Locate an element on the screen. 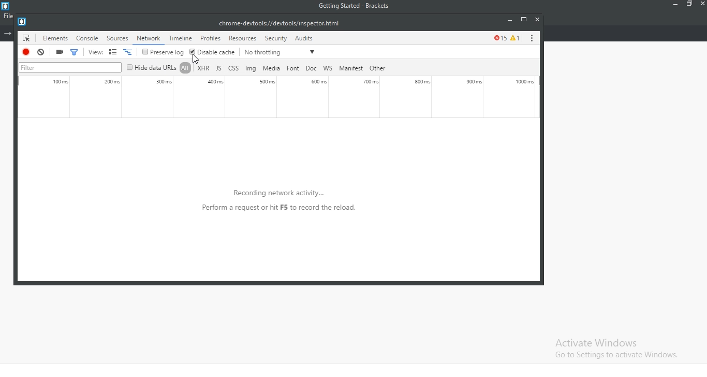  options is located at coordinates (531, 37).